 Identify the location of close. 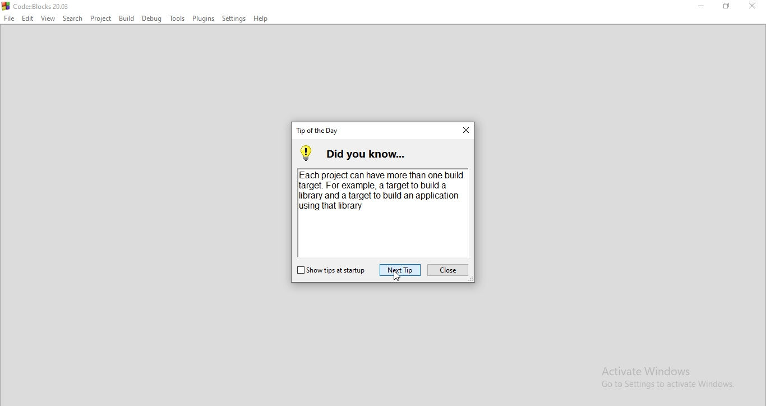
(448, 270).